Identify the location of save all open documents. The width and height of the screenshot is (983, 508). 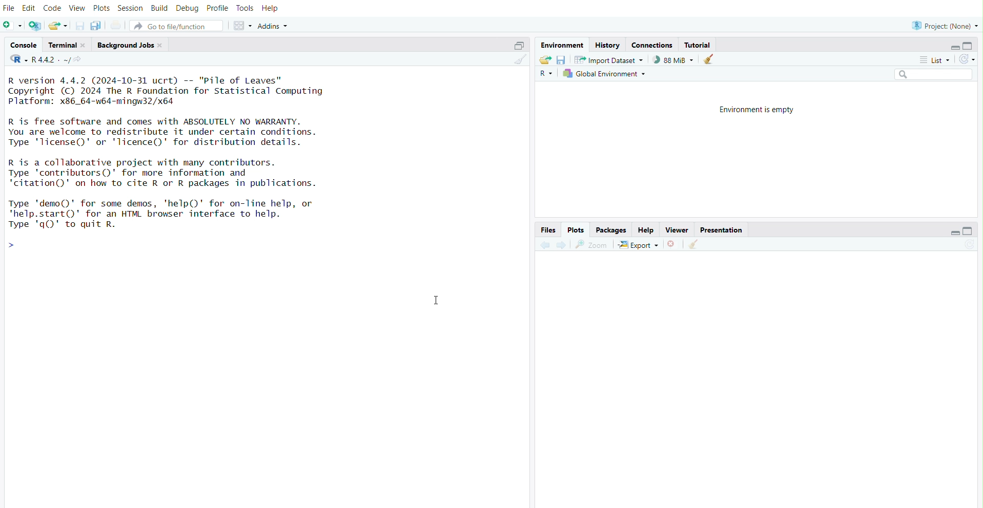
(98, 26).